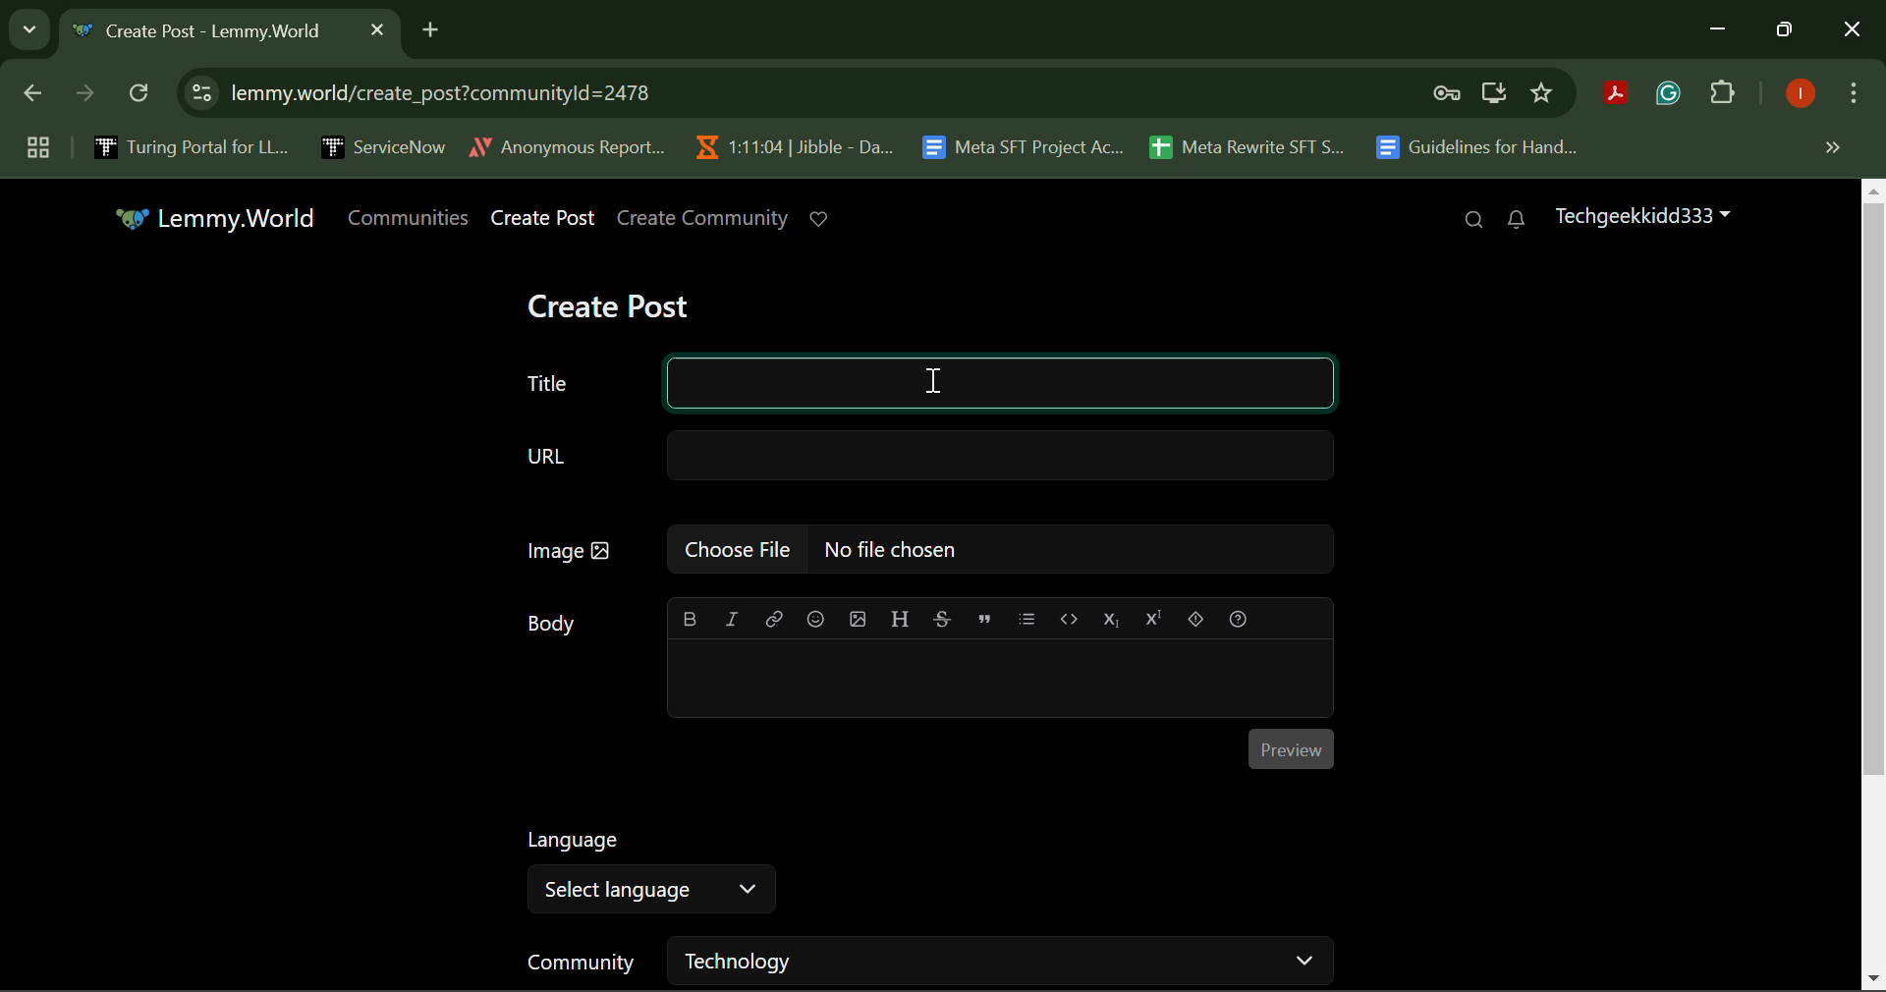  I want to click on Website Address, so click(692, 92).